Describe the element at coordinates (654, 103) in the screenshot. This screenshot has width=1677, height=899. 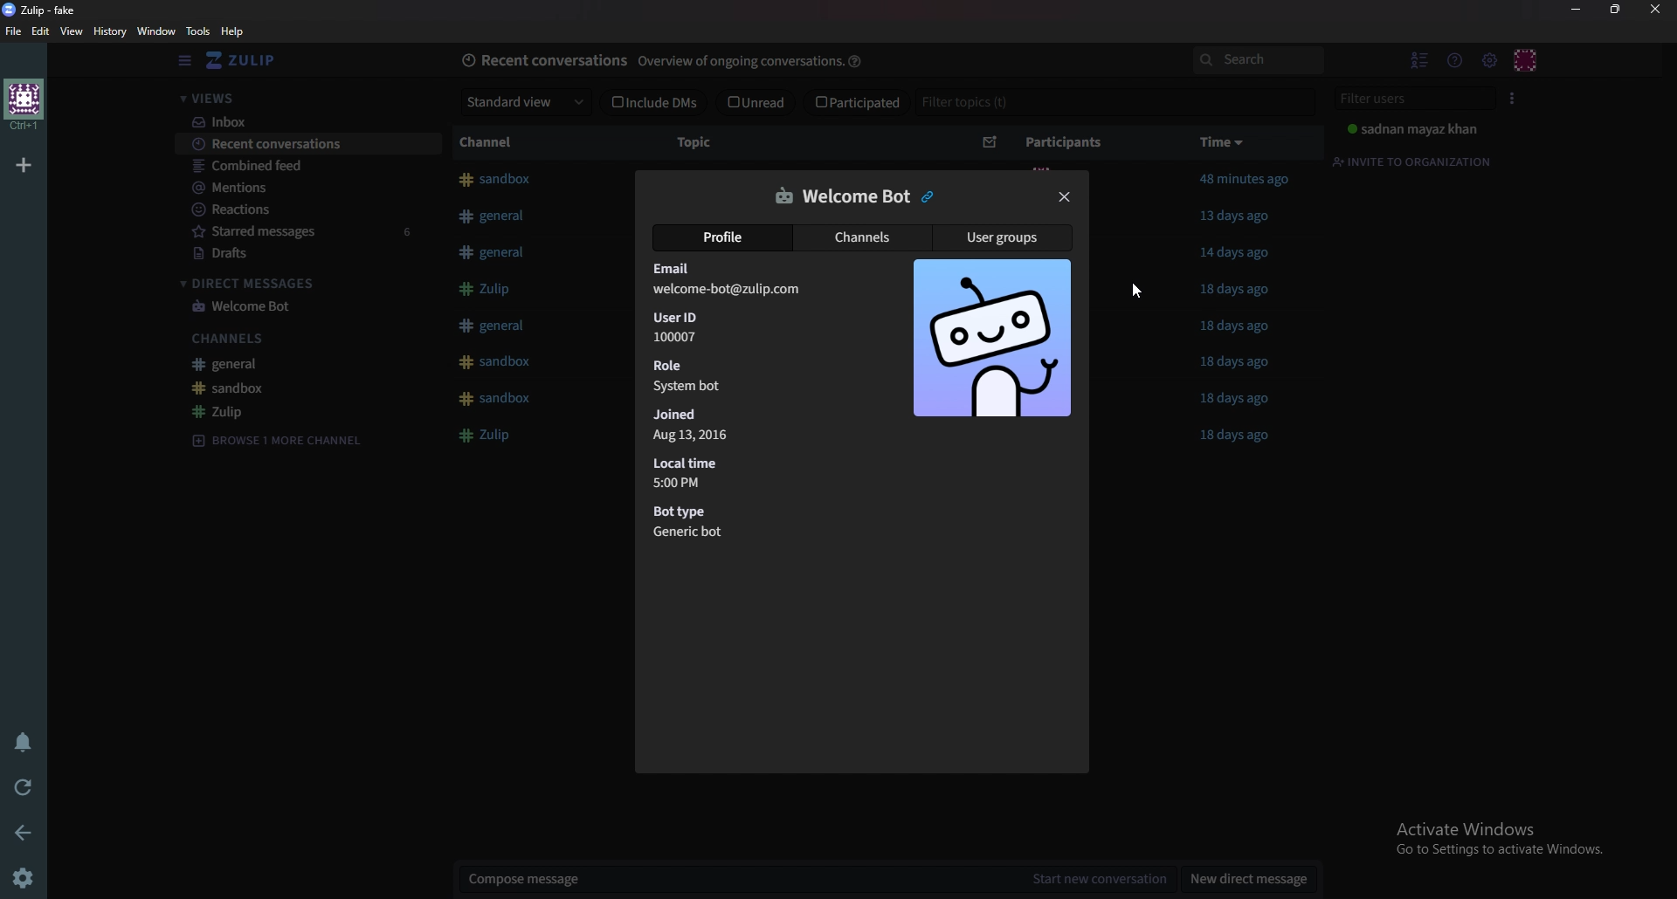
I see `Include dms` at that location.